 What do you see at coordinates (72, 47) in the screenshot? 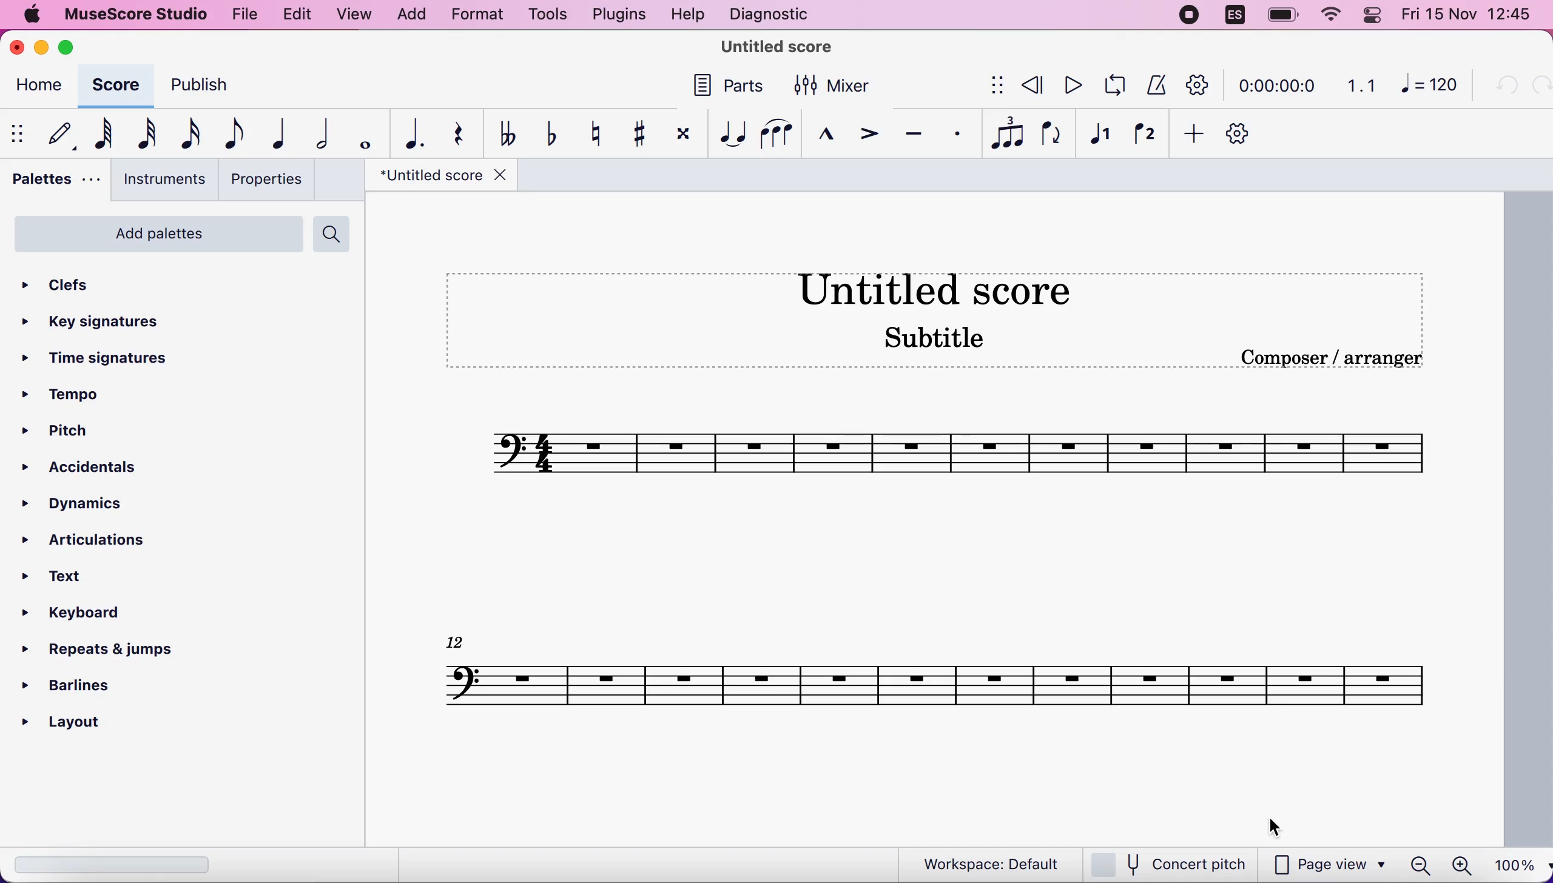
I see `maximize` at bounding box center [72, 47].